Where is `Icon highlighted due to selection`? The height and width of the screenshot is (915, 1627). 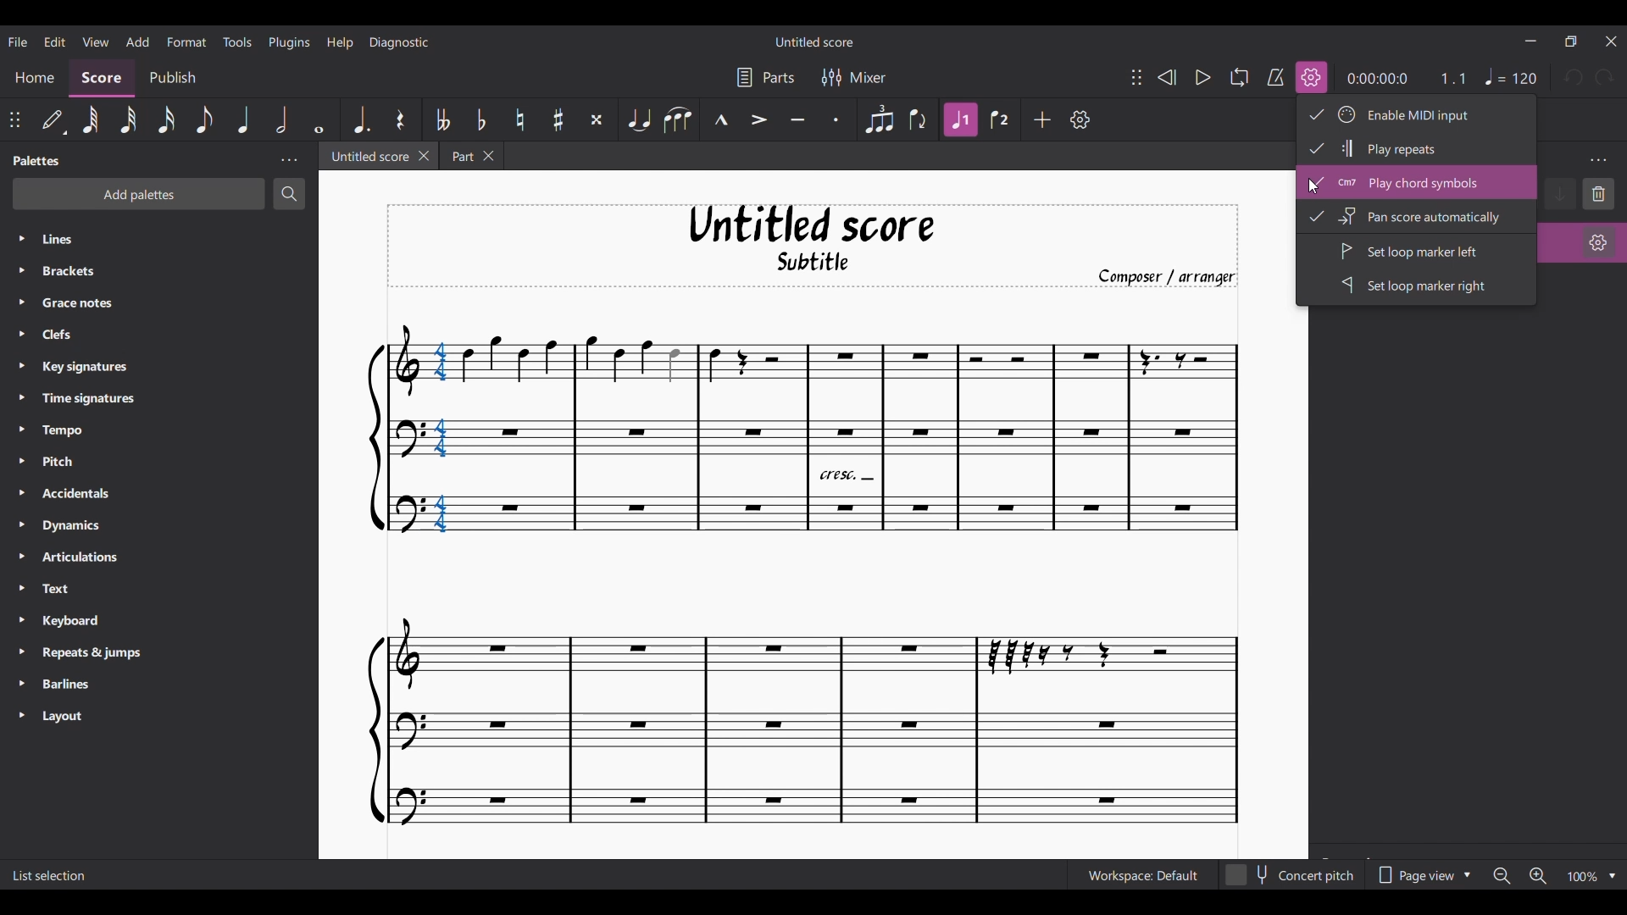
Icon highlighted due to selection is located at coordinates (1311, 77).